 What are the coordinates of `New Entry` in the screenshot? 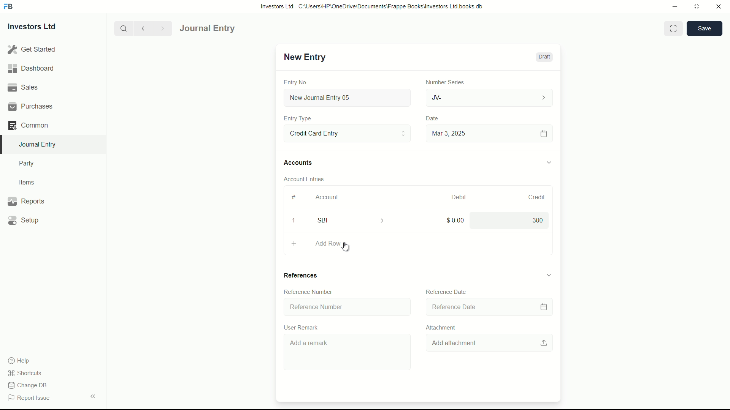 It's located at (303, 57).